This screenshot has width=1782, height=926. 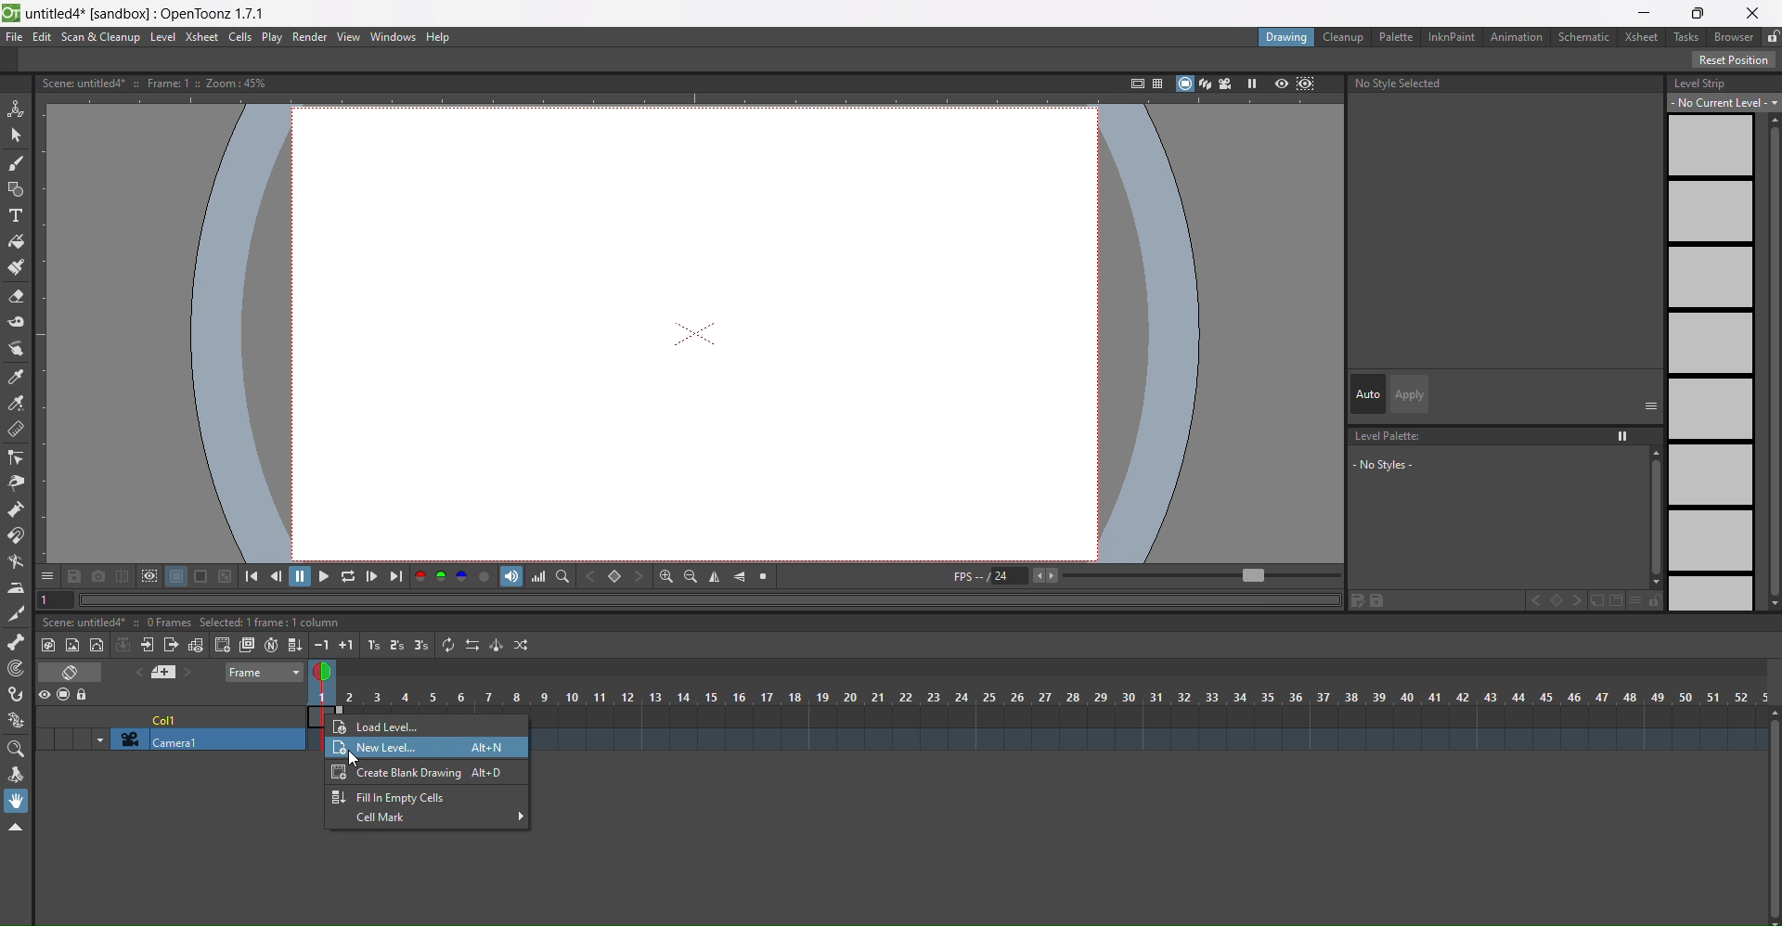 I want to click on fill tool, so click(x=17, y=242).